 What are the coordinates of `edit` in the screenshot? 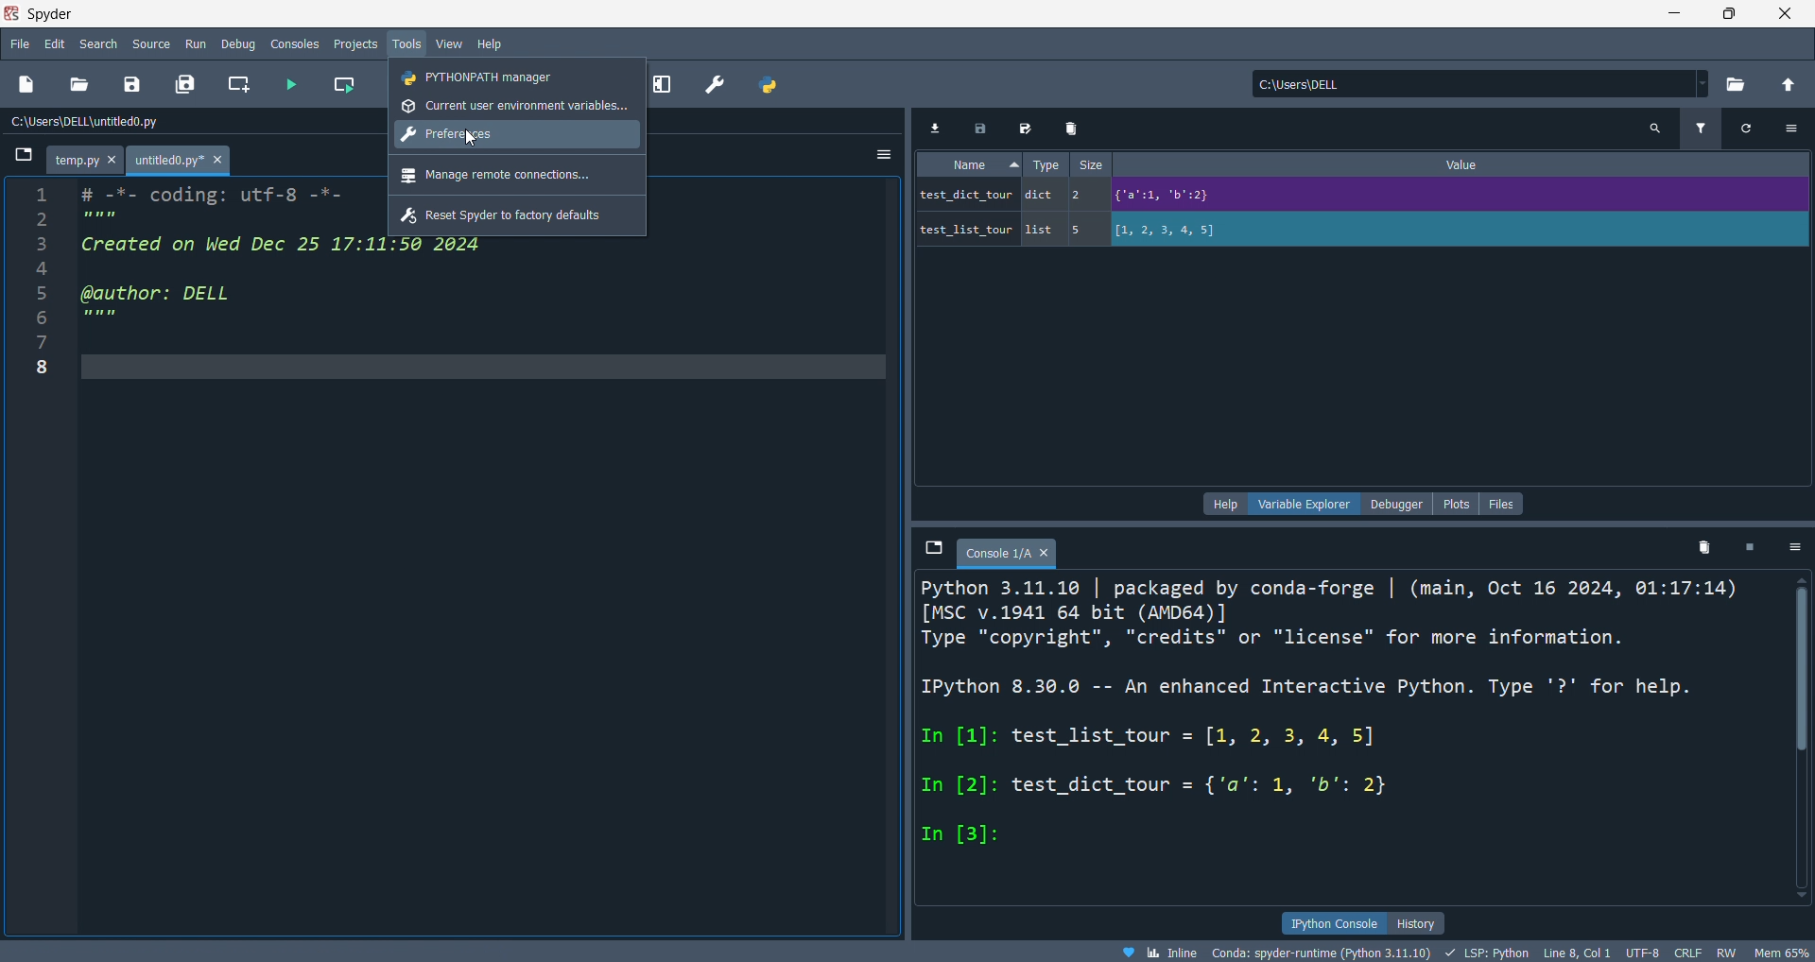 It's located at (53, 43).